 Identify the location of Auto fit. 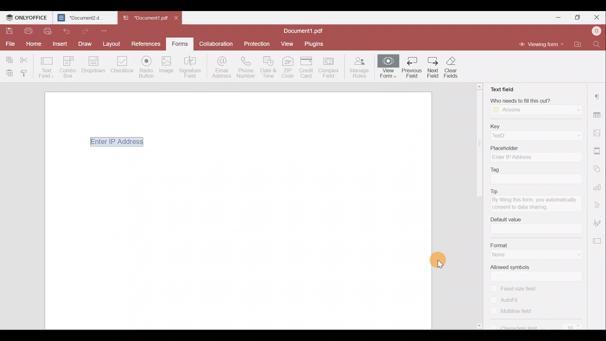
(514, 299).